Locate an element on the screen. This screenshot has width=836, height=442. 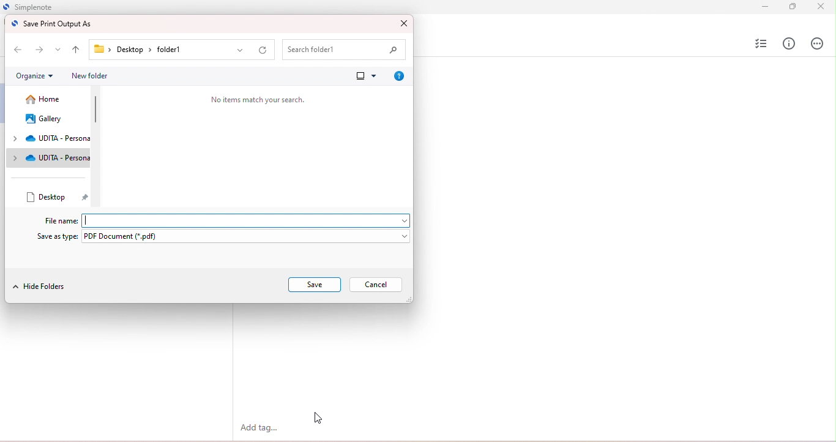
close is located at coordinates (403, 23).